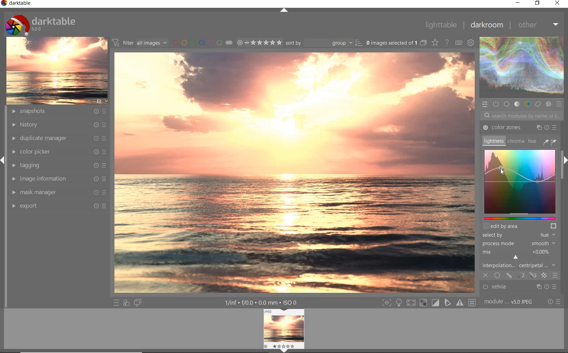  I want to click on show global preference, so click(471, 42).